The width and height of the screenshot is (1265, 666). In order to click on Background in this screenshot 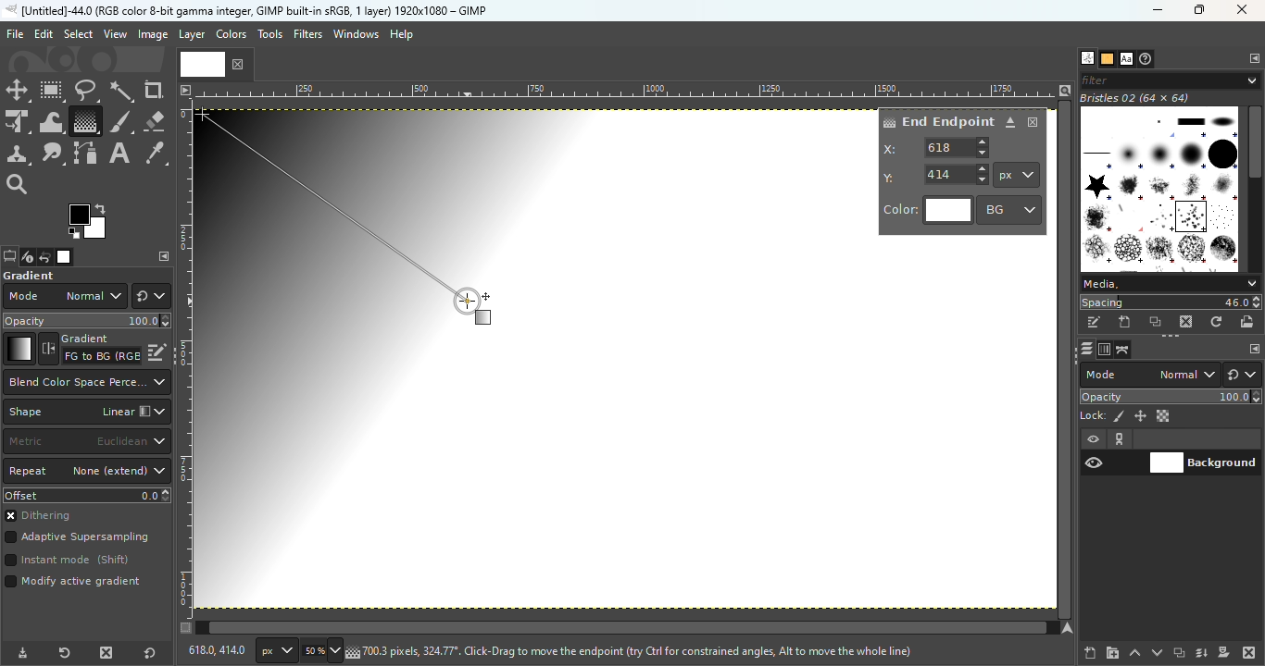, I will do `click(1204, 461)`.